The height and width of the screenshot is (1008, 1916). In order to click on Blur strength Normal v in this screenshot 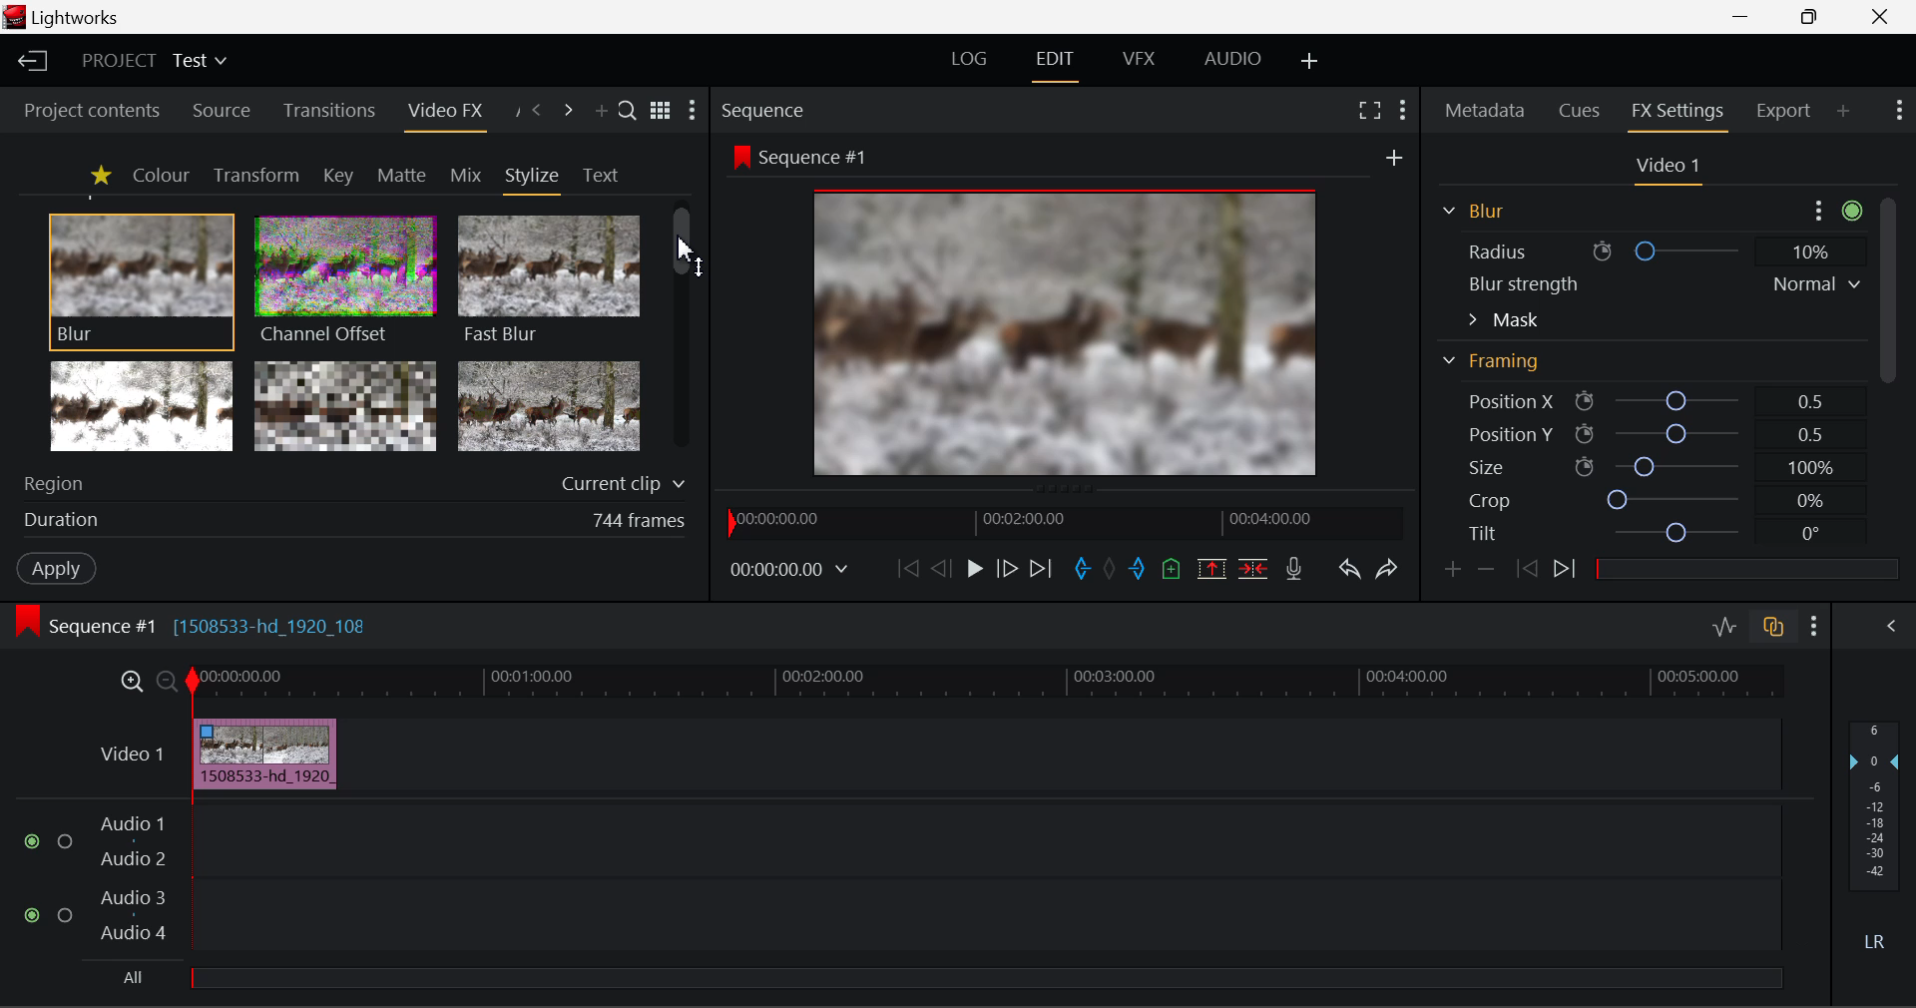, I will do `click(1662, 283)`.